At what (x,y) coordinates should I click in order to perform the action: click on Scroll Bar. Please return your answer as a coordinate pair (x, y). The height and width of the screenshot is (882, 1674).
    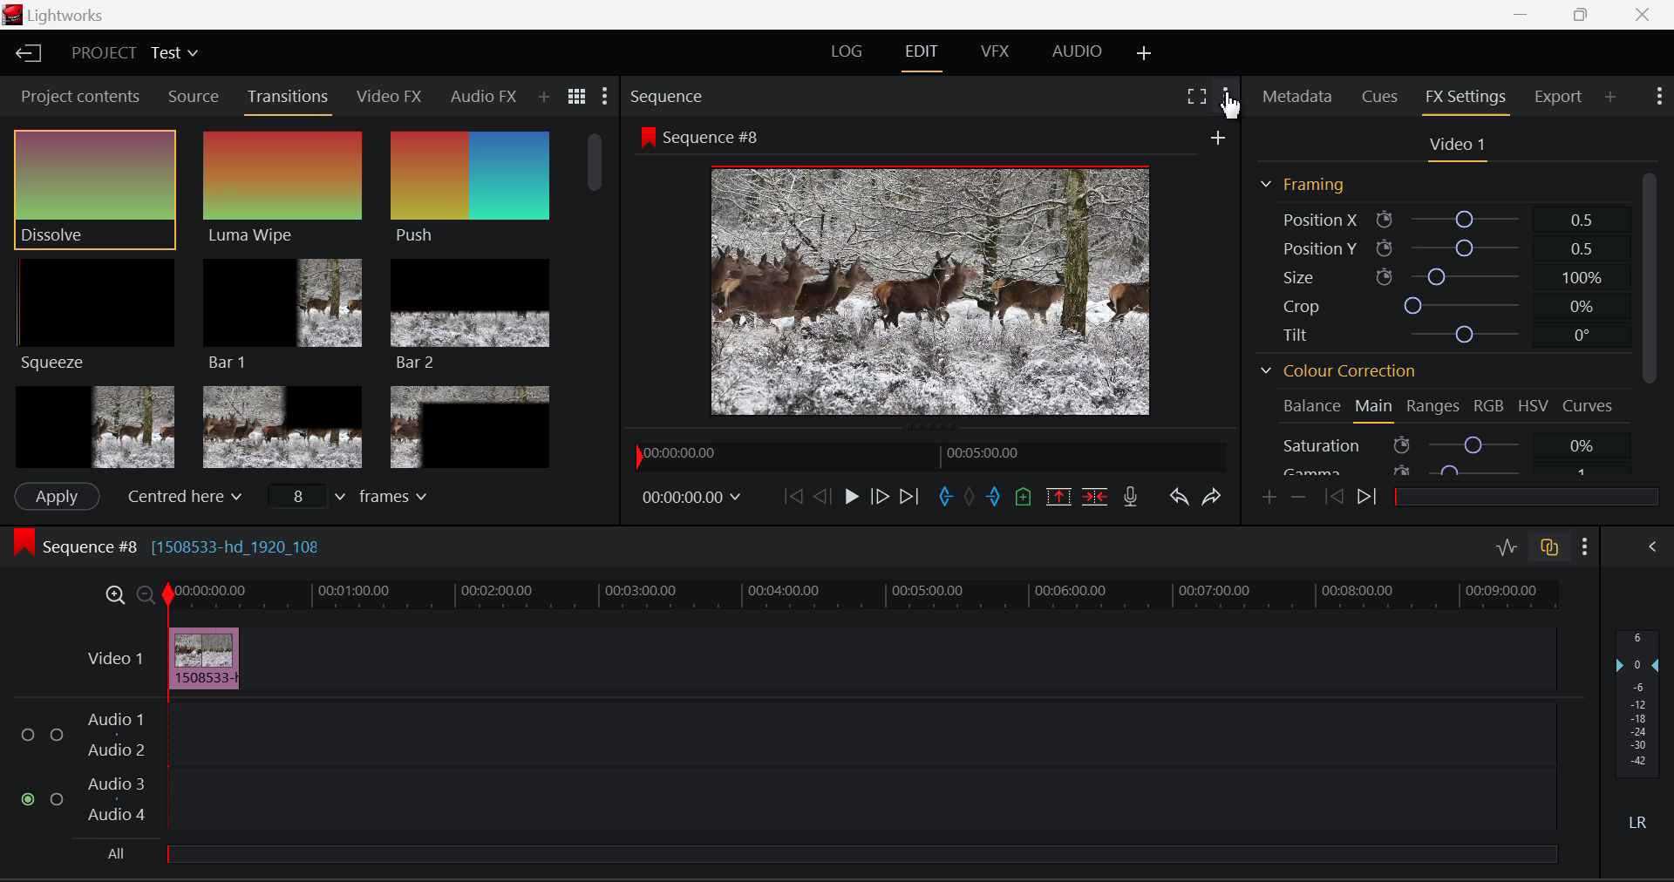
    Looking at the image, I should click on (598, 296).